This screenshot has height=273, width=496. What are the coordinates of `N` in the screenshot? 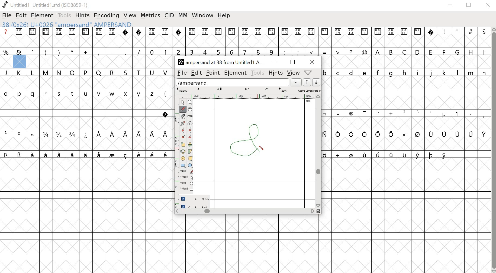 It's located at (59, 72).